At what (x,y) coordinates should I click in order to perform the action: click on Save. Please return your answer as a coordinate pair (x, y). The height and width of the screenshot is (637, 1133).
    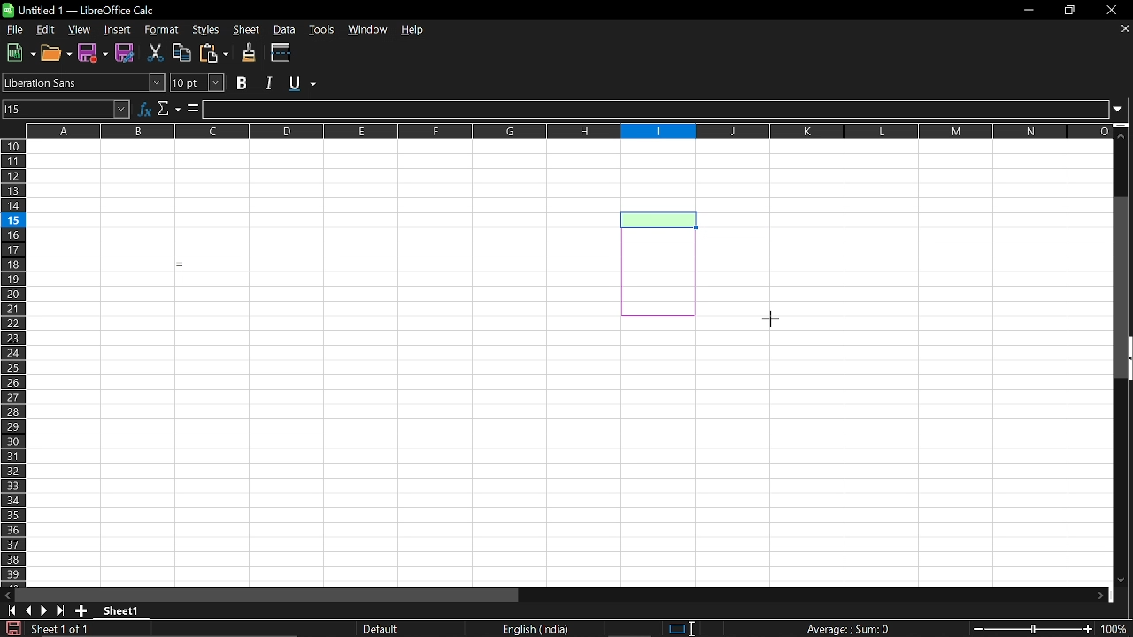
    Looking at the image, I should click on (11, 629).